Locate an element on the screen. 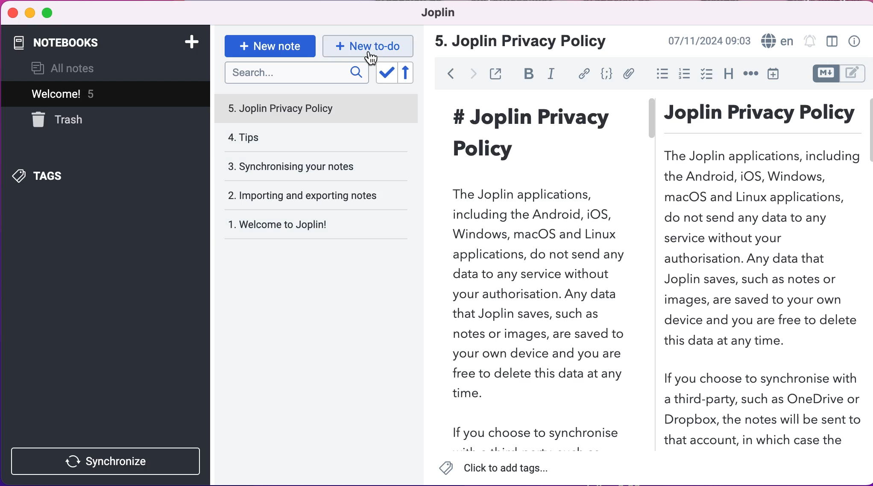 Image resolution: width=873 pixels, height=486 pixels. new note is located at coordinates (270, 45).